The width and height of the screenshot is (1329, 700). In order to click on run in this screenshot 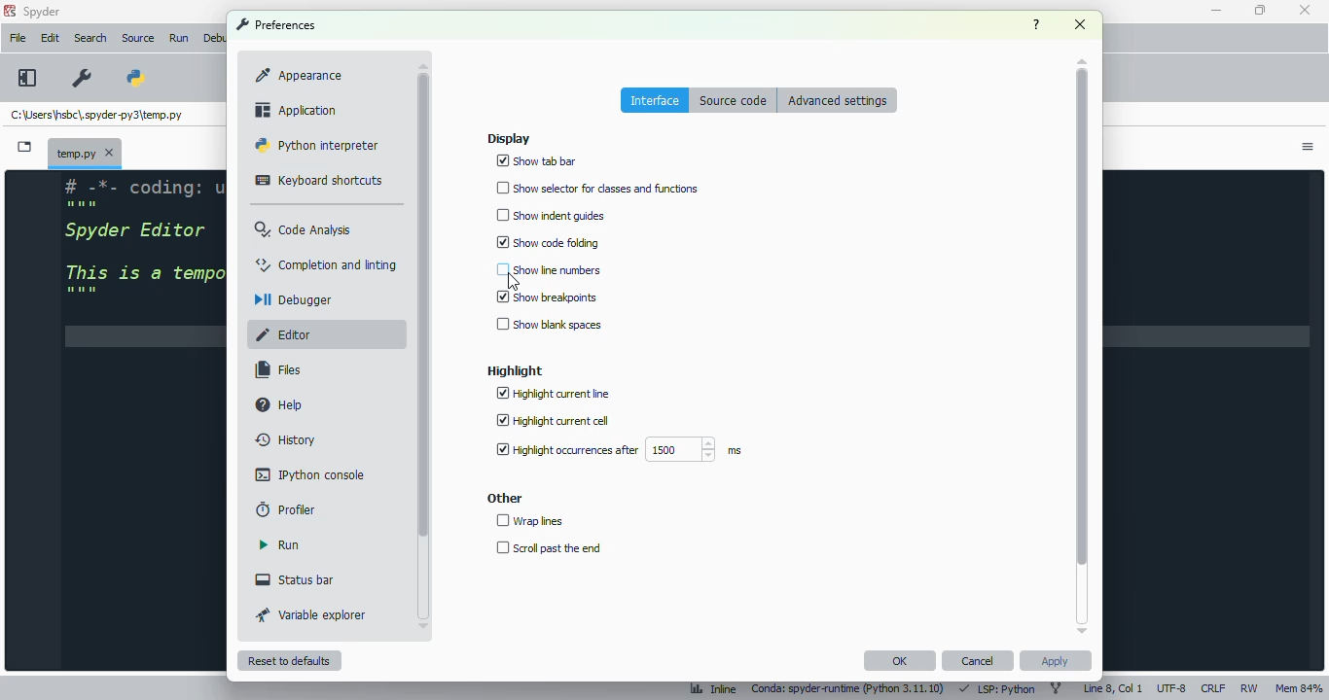, I will do `click(179, 39)`.